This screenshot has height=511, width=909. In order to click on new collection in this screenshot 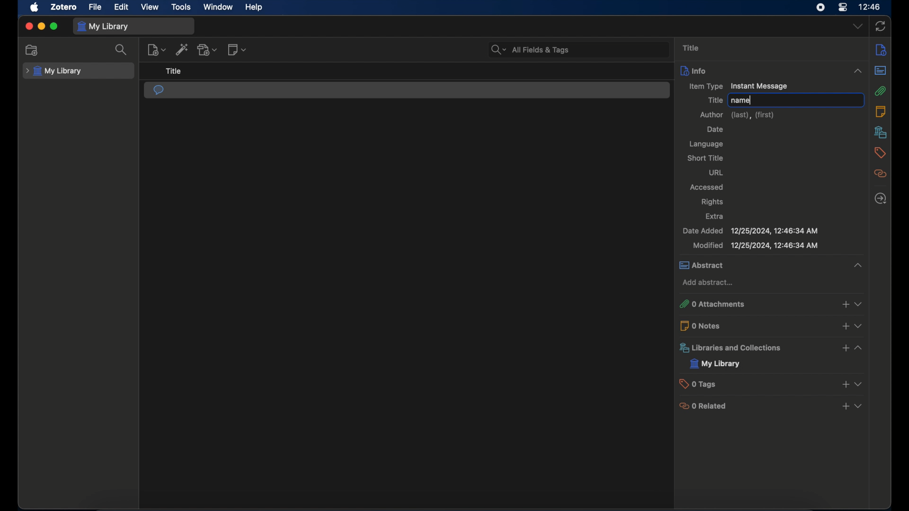, I will do `click(32, 50)`.